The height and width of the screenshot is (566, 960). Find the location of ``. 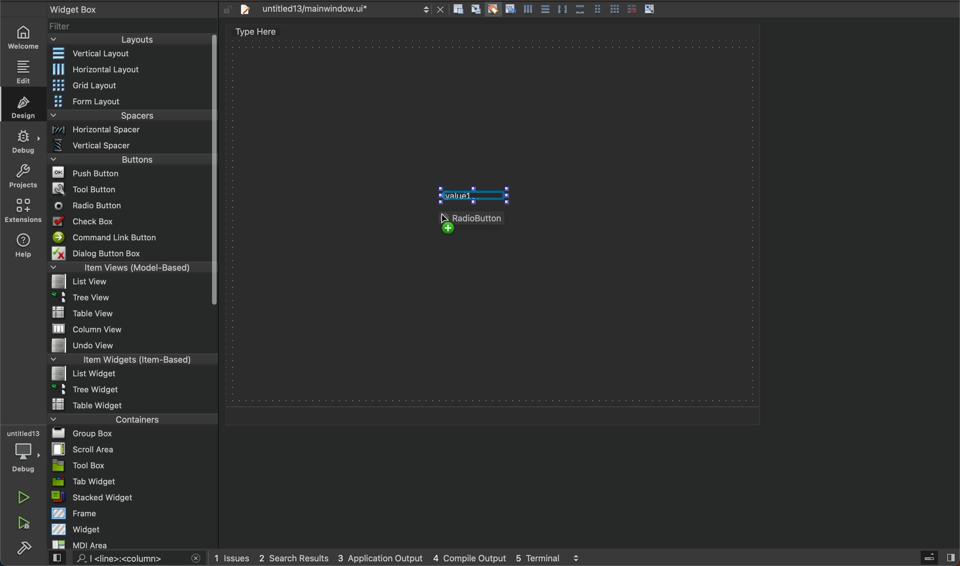

 is located at coordinates (492, 10).